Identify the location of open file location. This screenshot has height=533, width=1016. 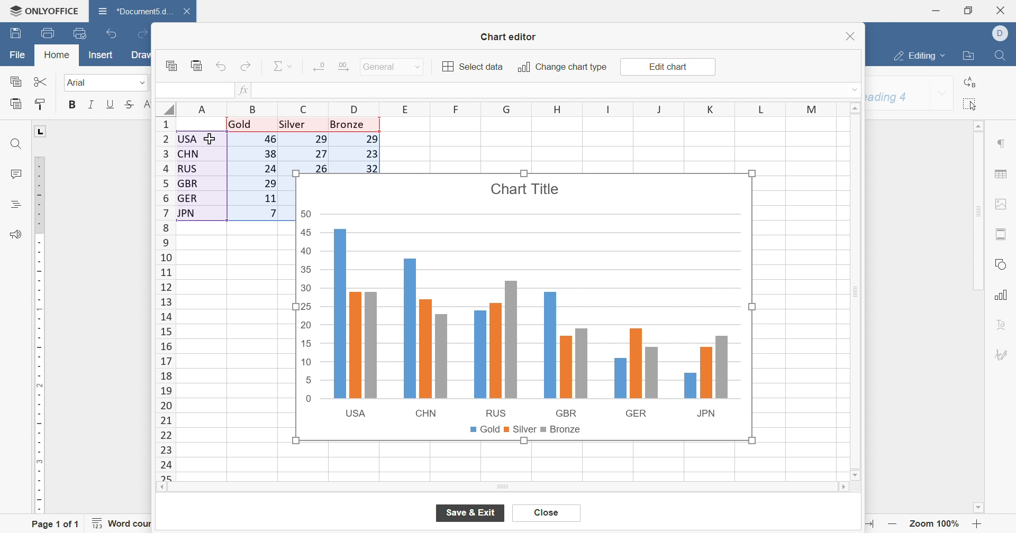
(970, 56).